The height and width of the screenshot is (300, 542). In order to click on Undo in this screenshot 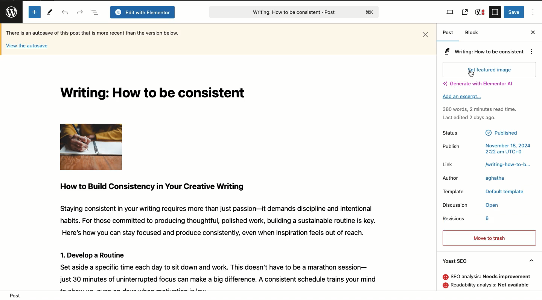, I will do `click(65, 13)`.